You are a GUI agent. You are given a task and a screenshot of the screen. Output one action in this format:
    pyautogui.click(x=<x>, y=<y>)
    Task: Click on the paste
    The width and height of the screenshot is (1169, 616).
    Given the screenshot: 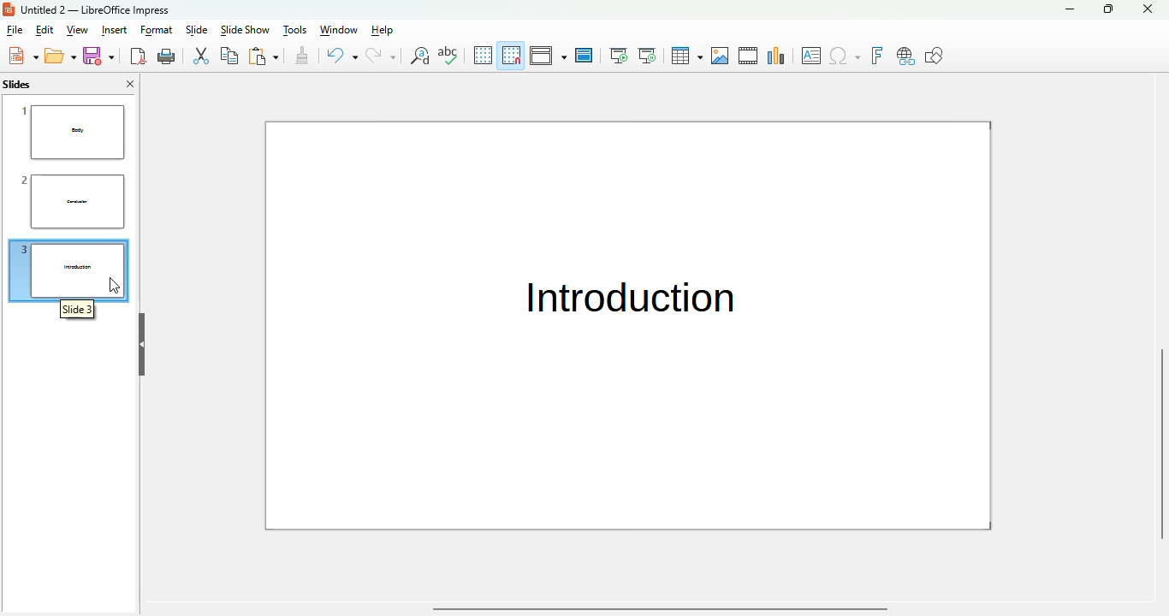 What is the action you would take?
    pyautogui.click(x=263, y=56)
    